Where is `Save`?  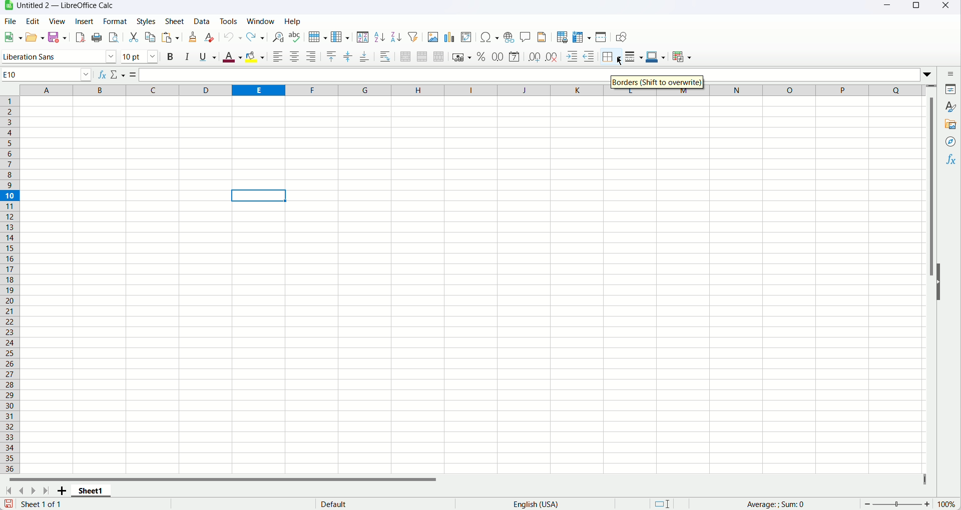
Save is located at coordinates (9, 504).